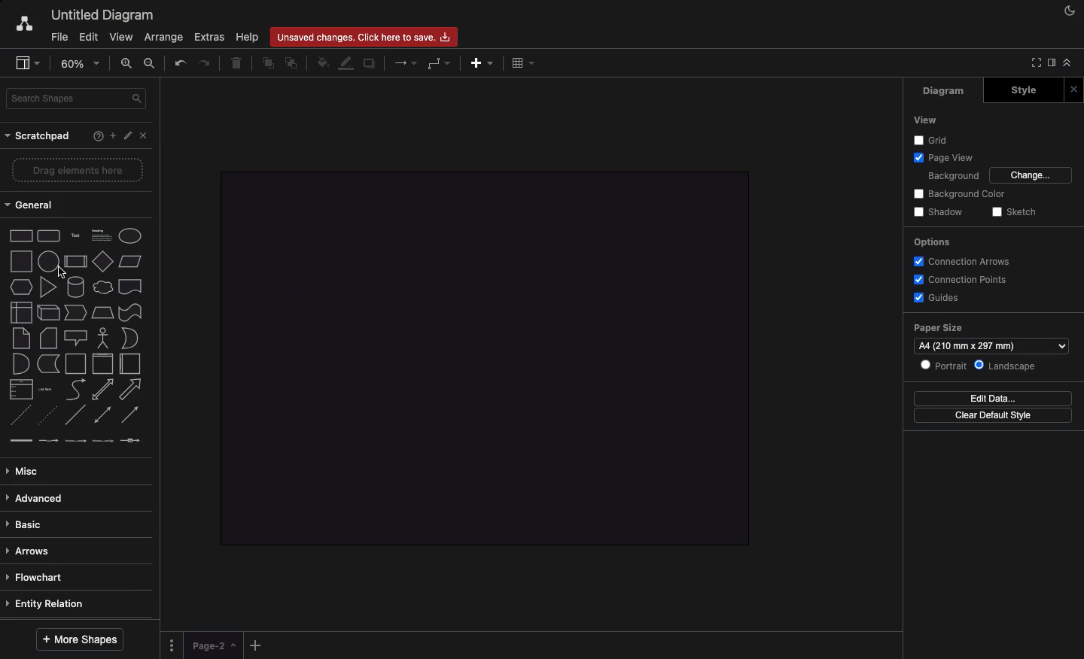 The image size is (1084, 659). Describe the element at coordinates (1069, 12) in the screenshot. I see `Night mode` at that location.